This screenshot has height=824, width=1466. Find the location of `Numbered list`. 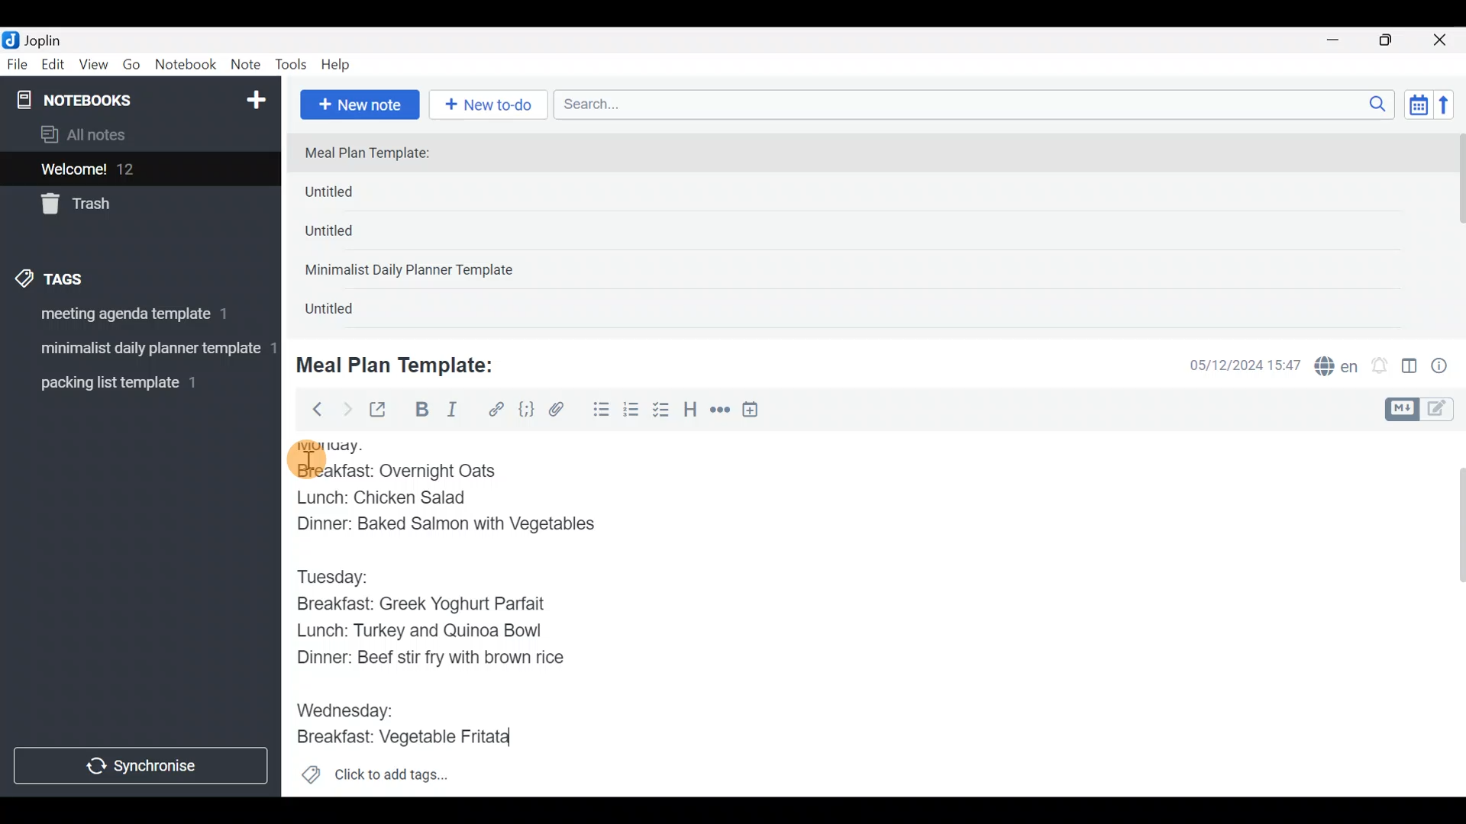

Numbered list is located at coordinates (631, 413).